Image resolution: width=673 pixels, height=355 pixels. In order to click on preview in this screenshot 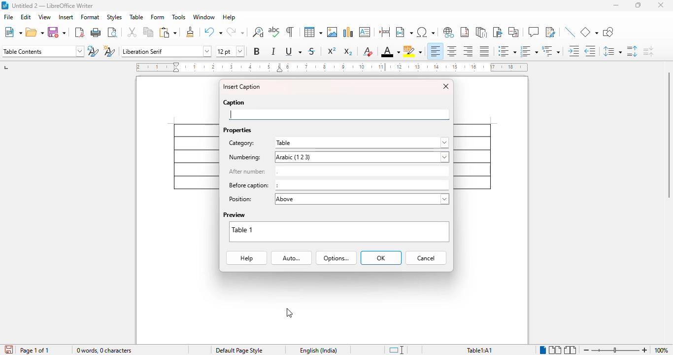, I will do `click(235, 215)`.